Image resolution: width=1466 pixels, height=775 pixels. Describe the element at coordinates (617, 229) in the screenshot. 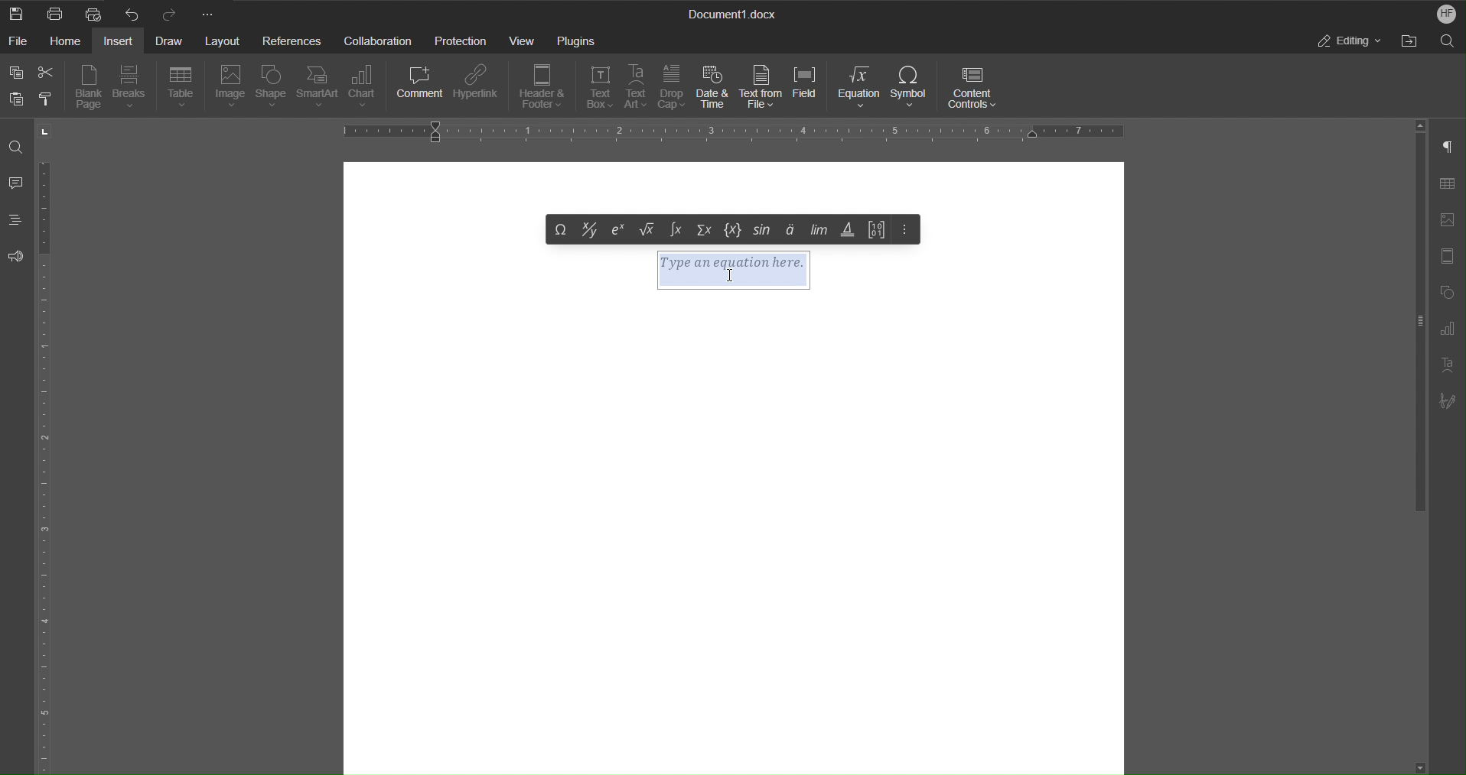

I see `Exponent` at that location.